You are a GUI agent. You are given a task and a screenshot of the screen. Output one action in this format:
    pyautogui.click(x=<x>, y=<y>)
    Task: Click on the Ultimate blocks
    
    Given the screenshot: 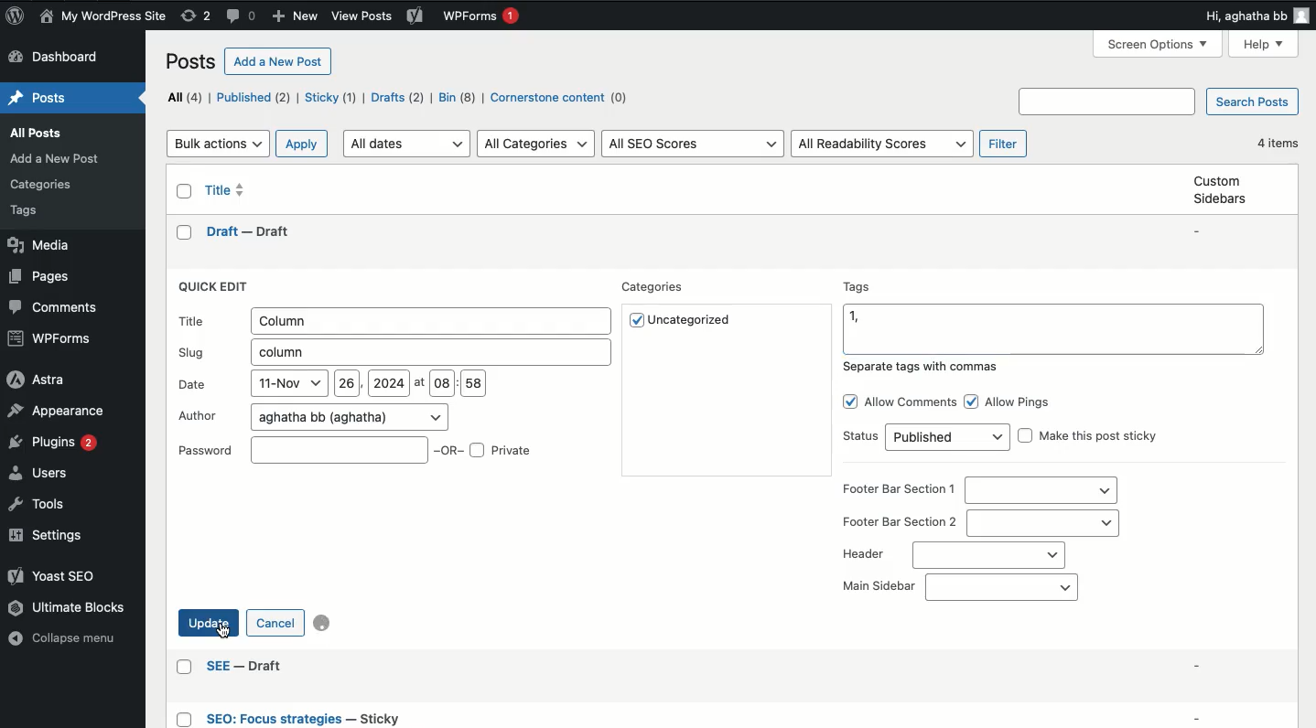 What is the action you would take?
    pyautogui.click(x=65, y=611)
    